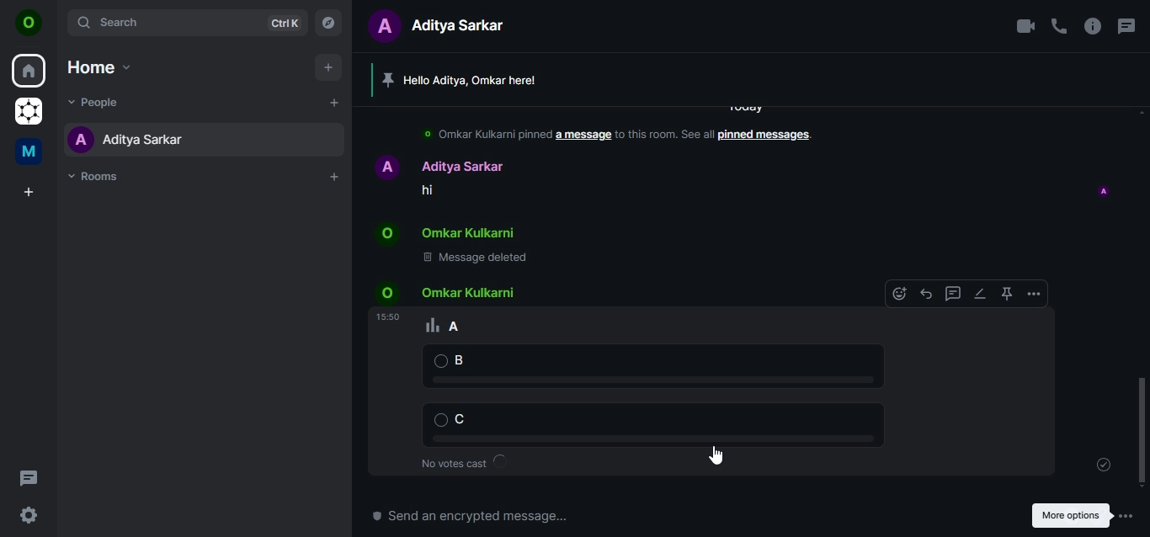  I want to click on me, so click(31, 154).